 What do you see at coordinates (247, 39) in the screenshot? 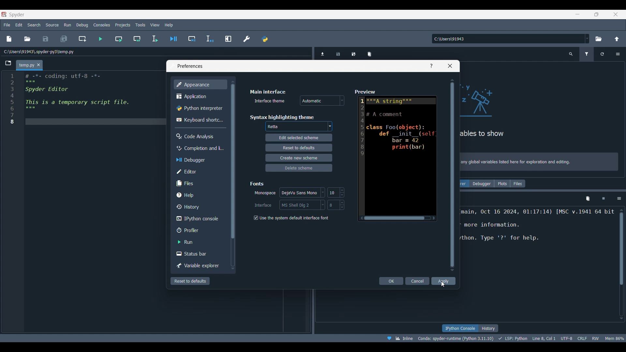
I see `Preferences` at bounding box center [247, 39].